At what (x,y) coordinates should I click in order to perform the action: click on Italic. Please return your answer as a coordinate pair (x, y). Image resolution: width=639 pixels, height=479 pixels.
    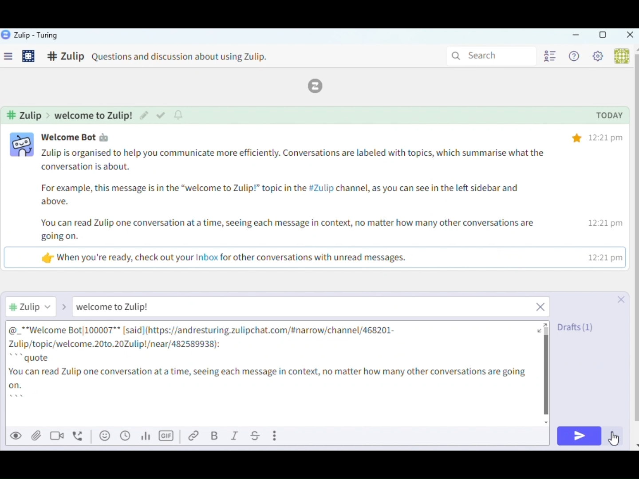
    Looking at the image, I should click on (235, 436).